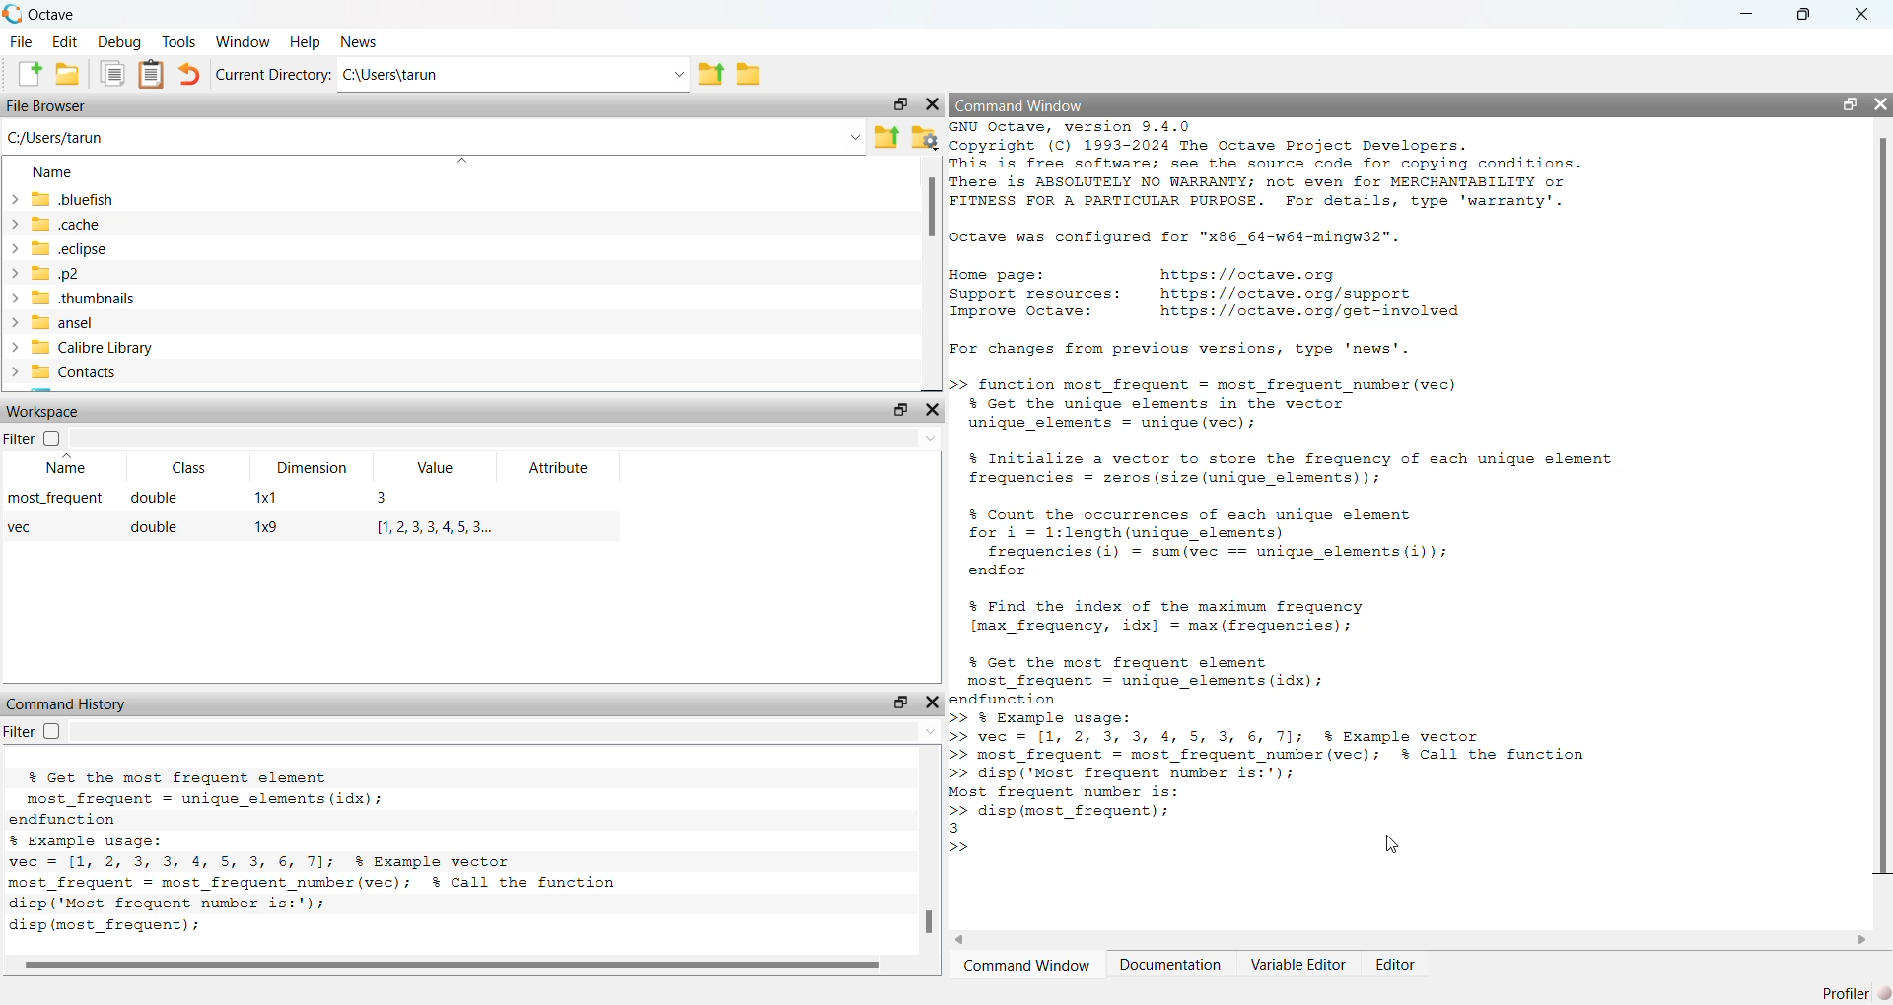 The width and height of the screenshot is (1893, 1005). I want to click on Hide Widget, so click(932, 103).